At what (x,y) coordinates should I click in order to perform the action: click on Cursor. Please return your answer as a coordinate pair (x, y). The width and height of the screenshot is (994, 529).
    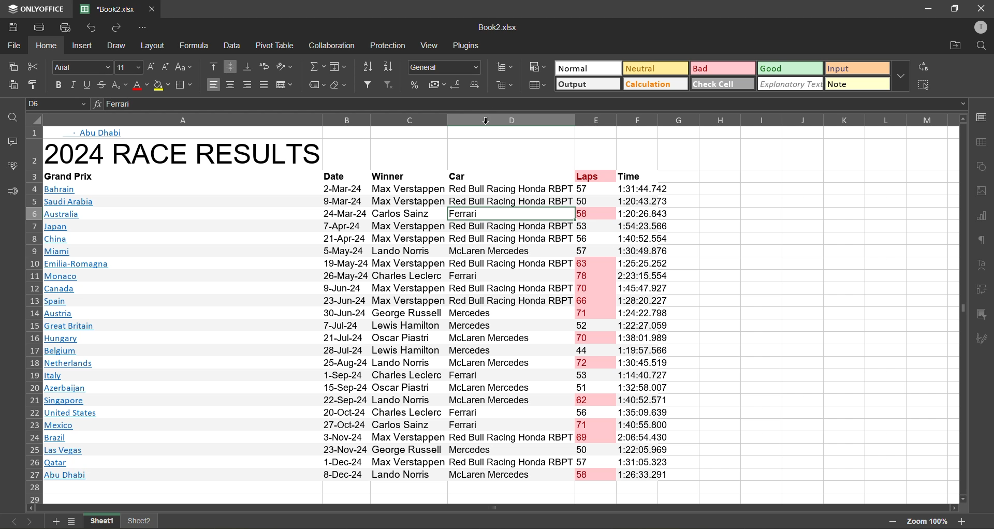
    Looking at the image, I should click on (486, 120).